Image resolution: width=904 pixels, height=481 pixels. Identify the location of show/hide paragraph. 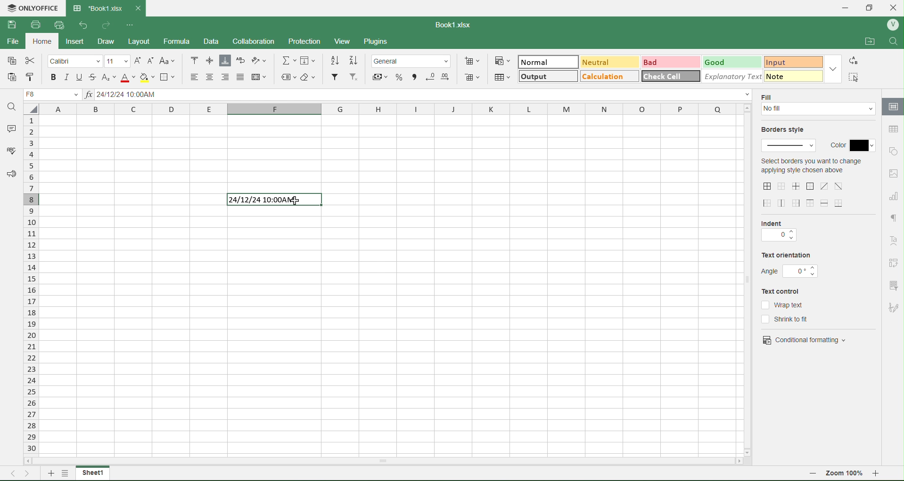
(893, 217).